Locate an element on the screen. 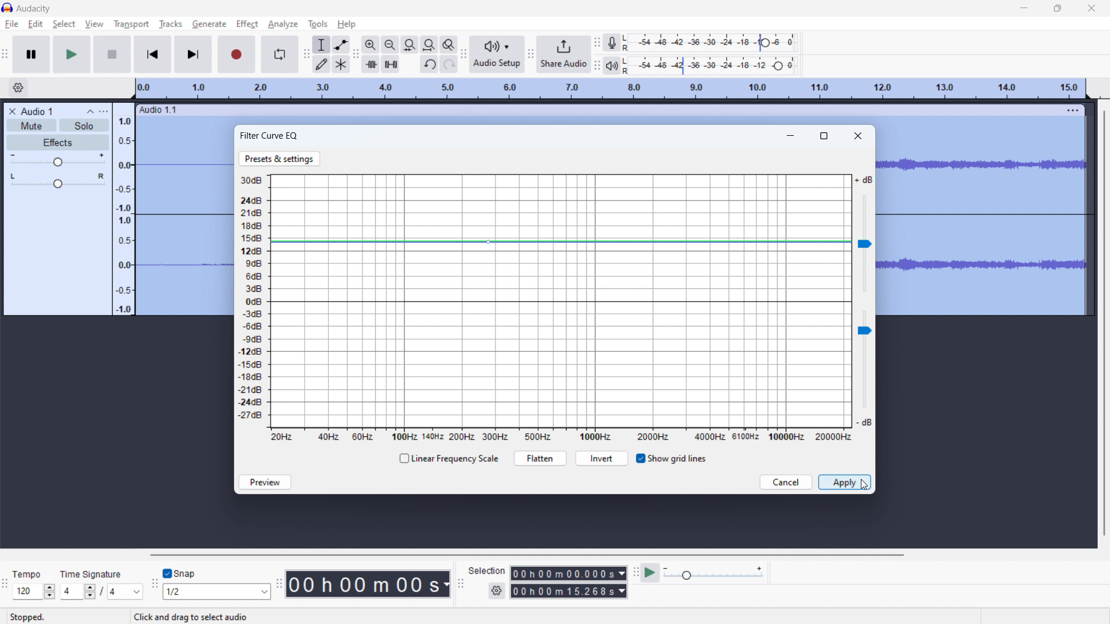  skip to last is located at coordinates (194, 55).